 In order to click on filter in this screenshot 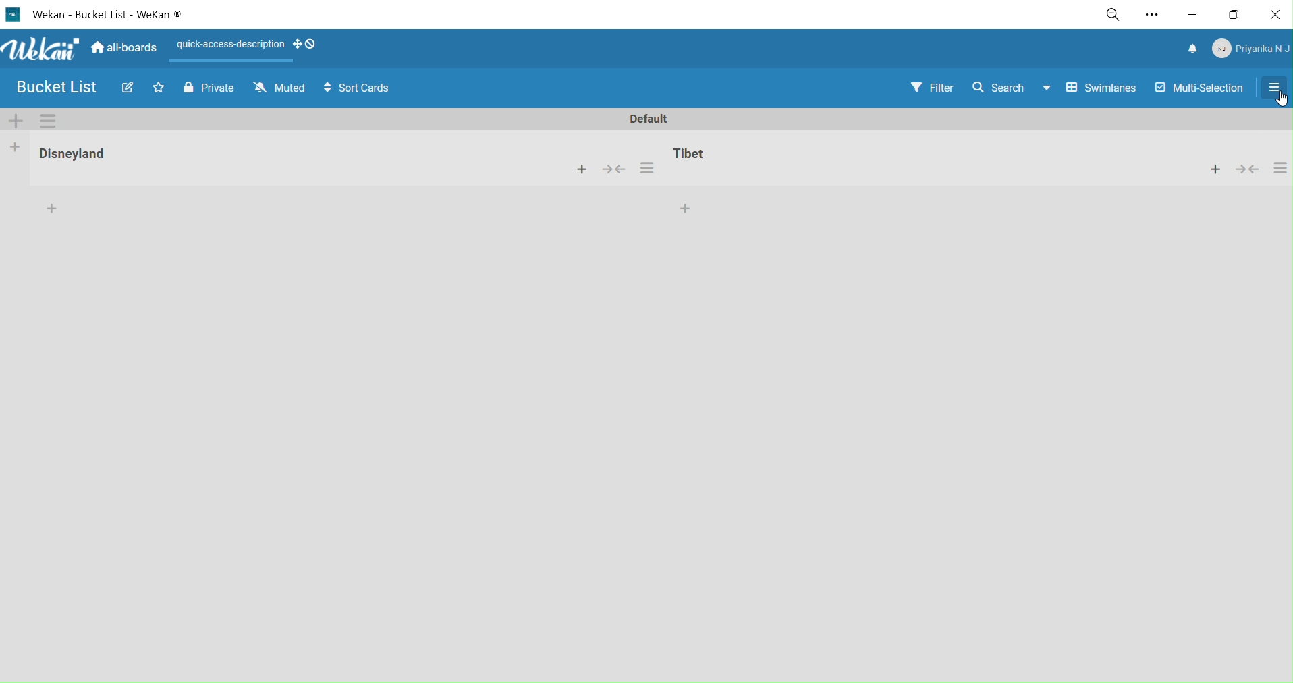, I will do `click(933, 88)`.